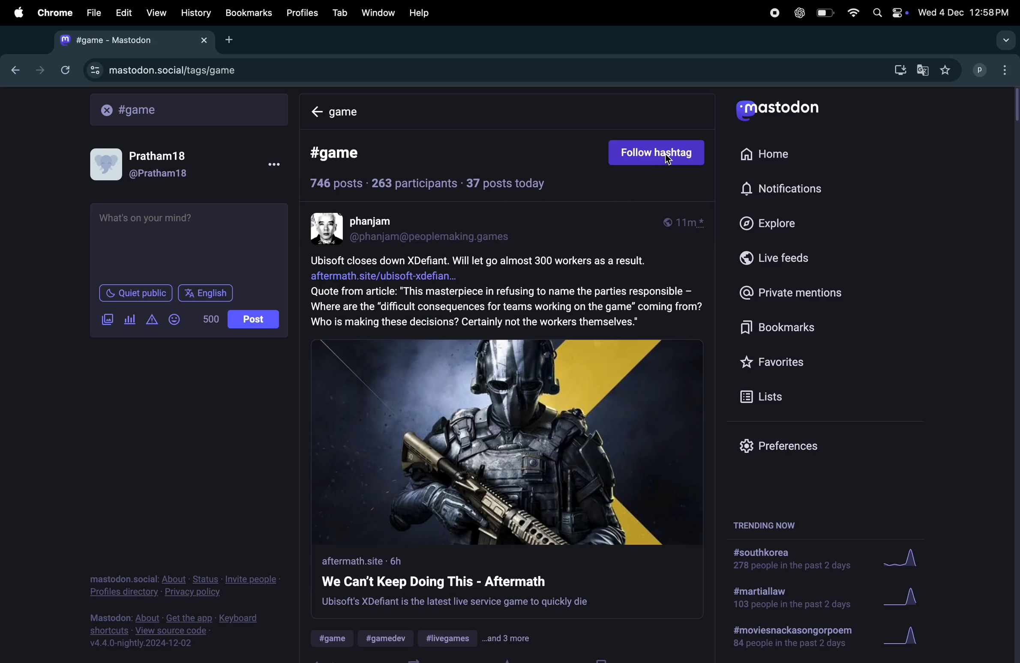  What do you see at coordinates (340, 12) in the screenshot?
I see `Tab` at bounding box center [340, 12].